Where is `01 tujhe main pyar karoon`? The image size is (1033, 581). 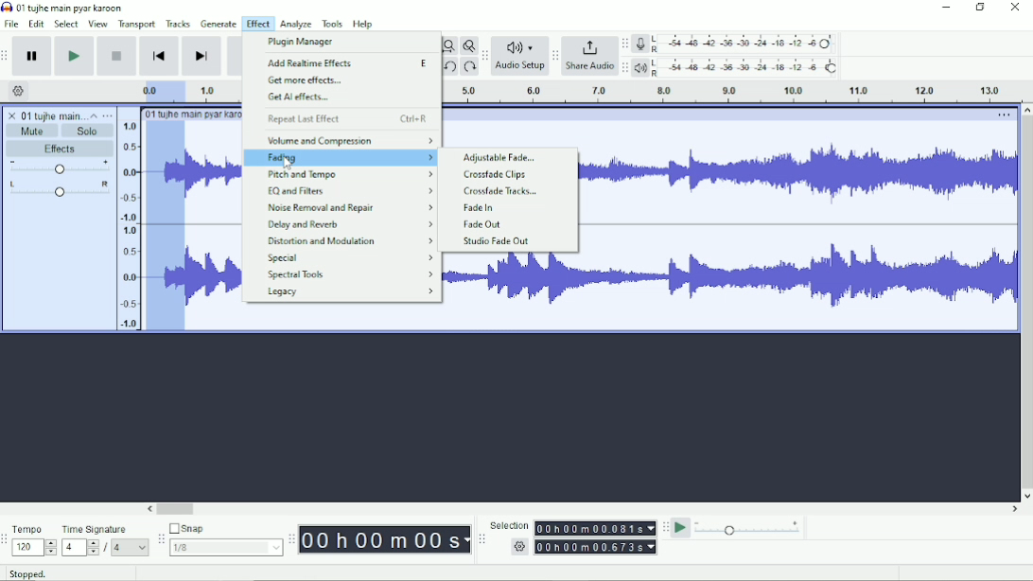 01 tujhe main pyar karoon is located at coordinates (194, 114).